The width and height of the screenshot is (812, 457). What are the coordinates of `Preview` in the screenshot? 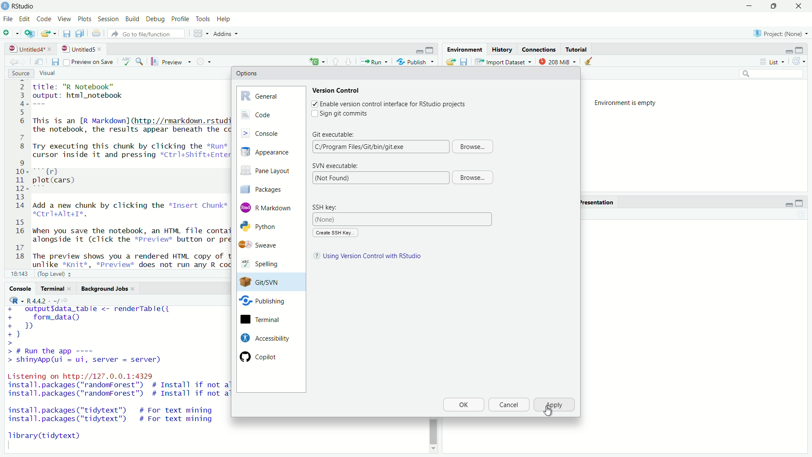 It's located at (171, 62).